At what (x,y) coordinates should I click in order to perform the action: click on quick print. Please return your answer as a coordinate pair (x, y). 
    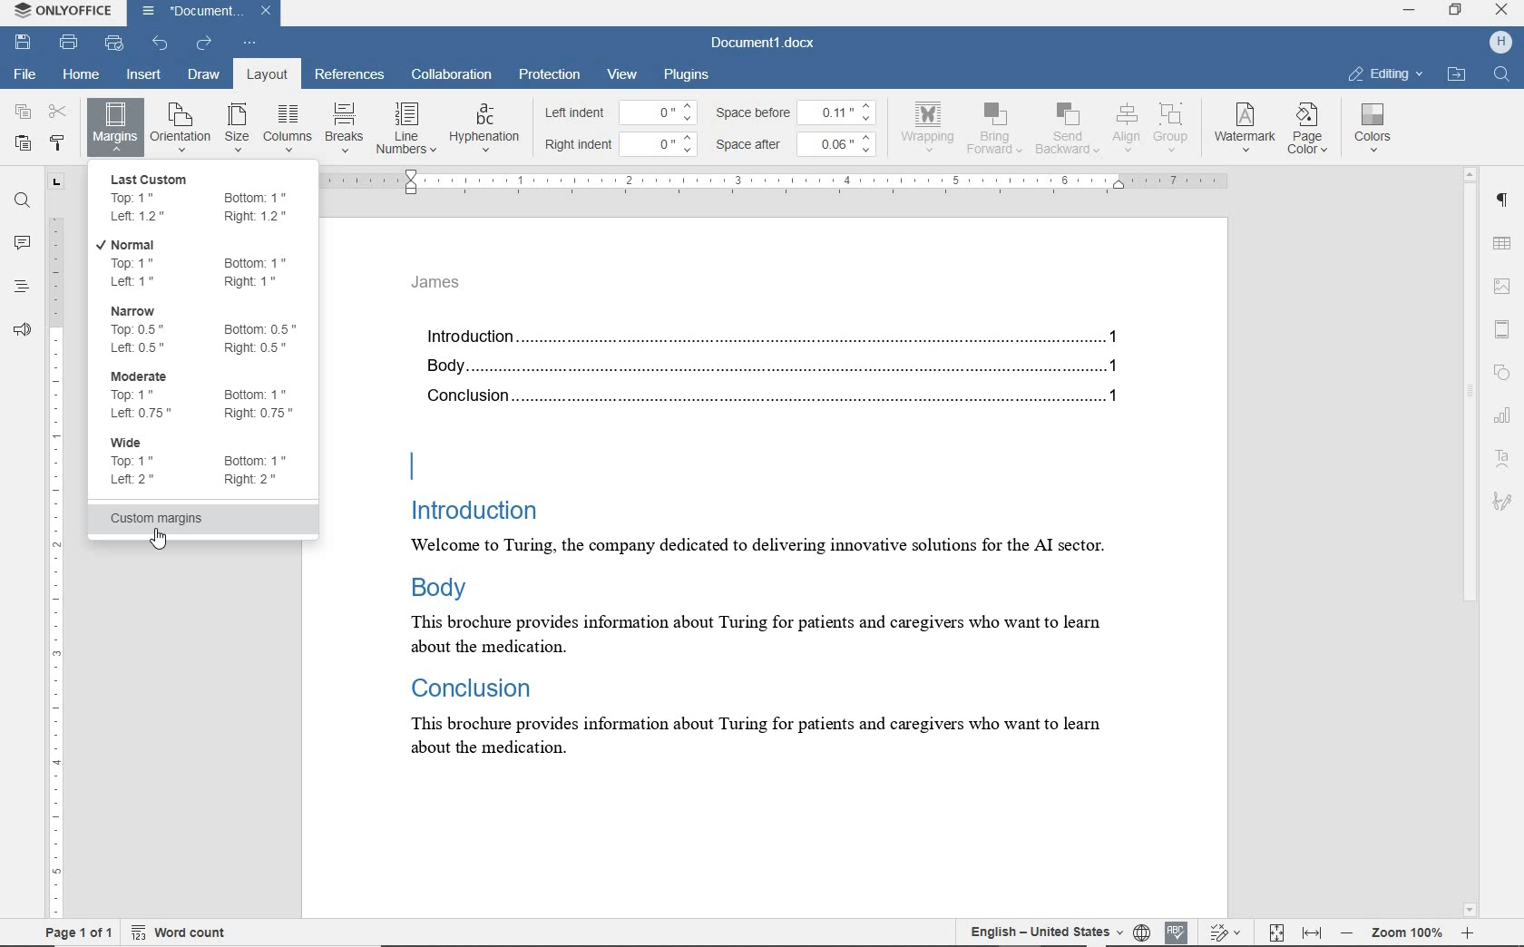
    Looking at the image, I should click on (115, 45).